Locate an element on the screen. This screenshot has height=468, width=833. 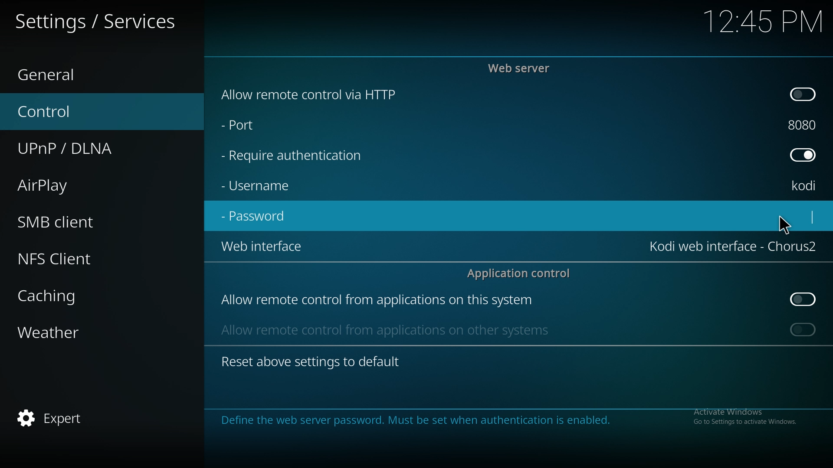
general is located at coordinates (74, 72).